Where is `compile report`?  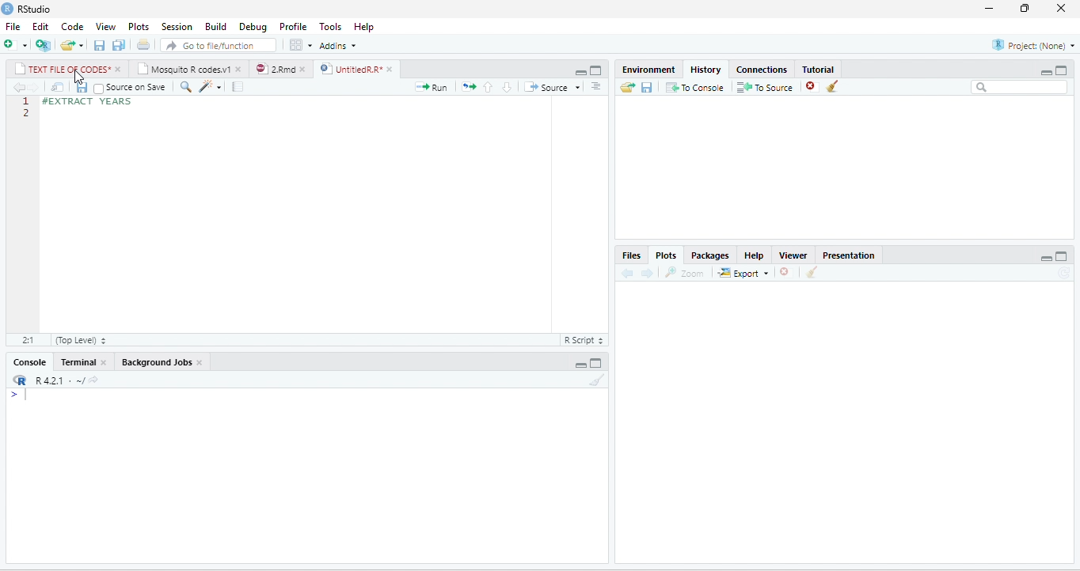
compile report is located at coordinates (238, 86).